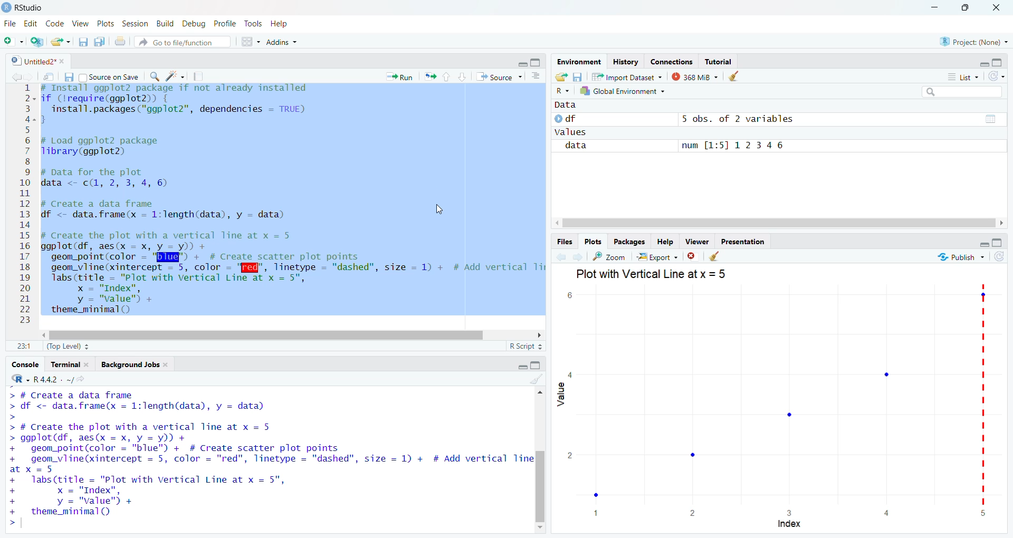 The width and height of the screenshot is (1013, 538). I want to click on Environment, so click(579, 60).